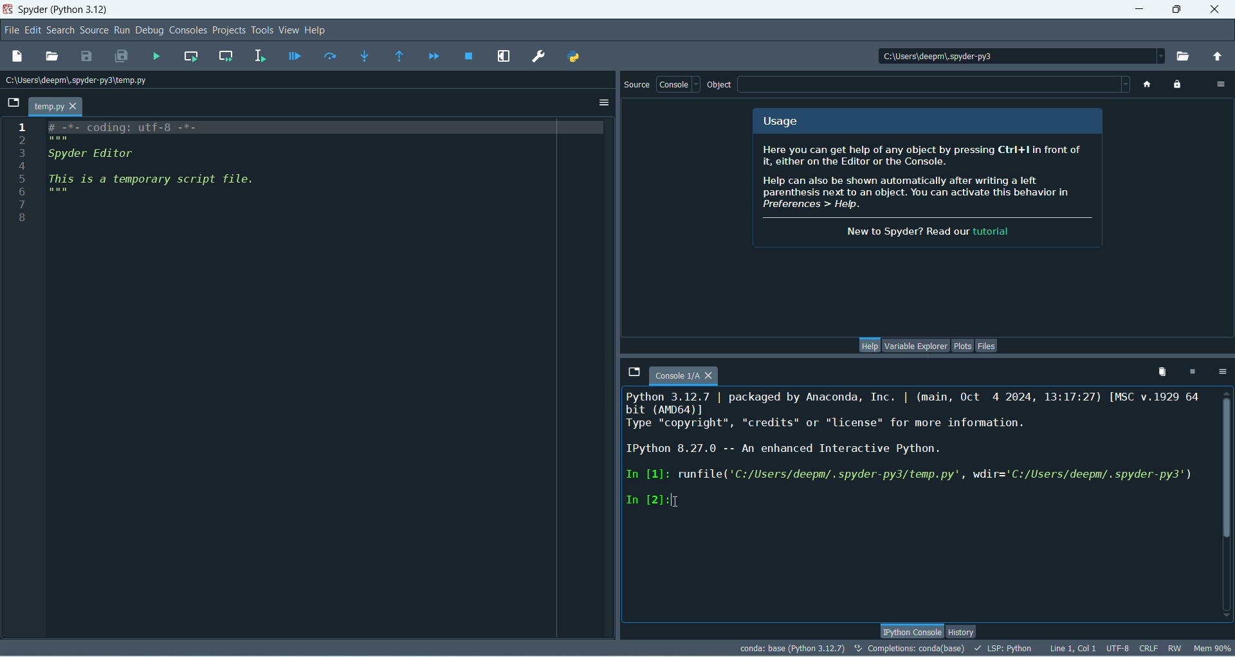  I want to click on remove, so click(1159, 371).